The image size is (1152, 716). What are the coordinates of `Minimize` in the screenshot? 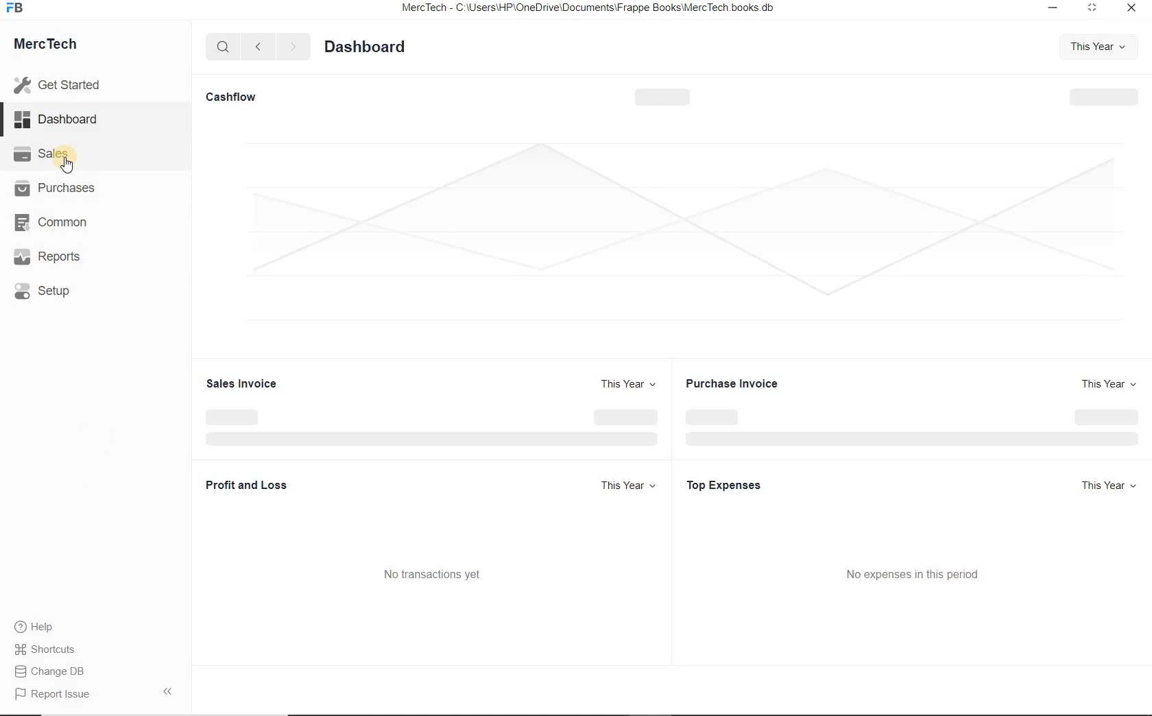 It's located at (1055, 10).